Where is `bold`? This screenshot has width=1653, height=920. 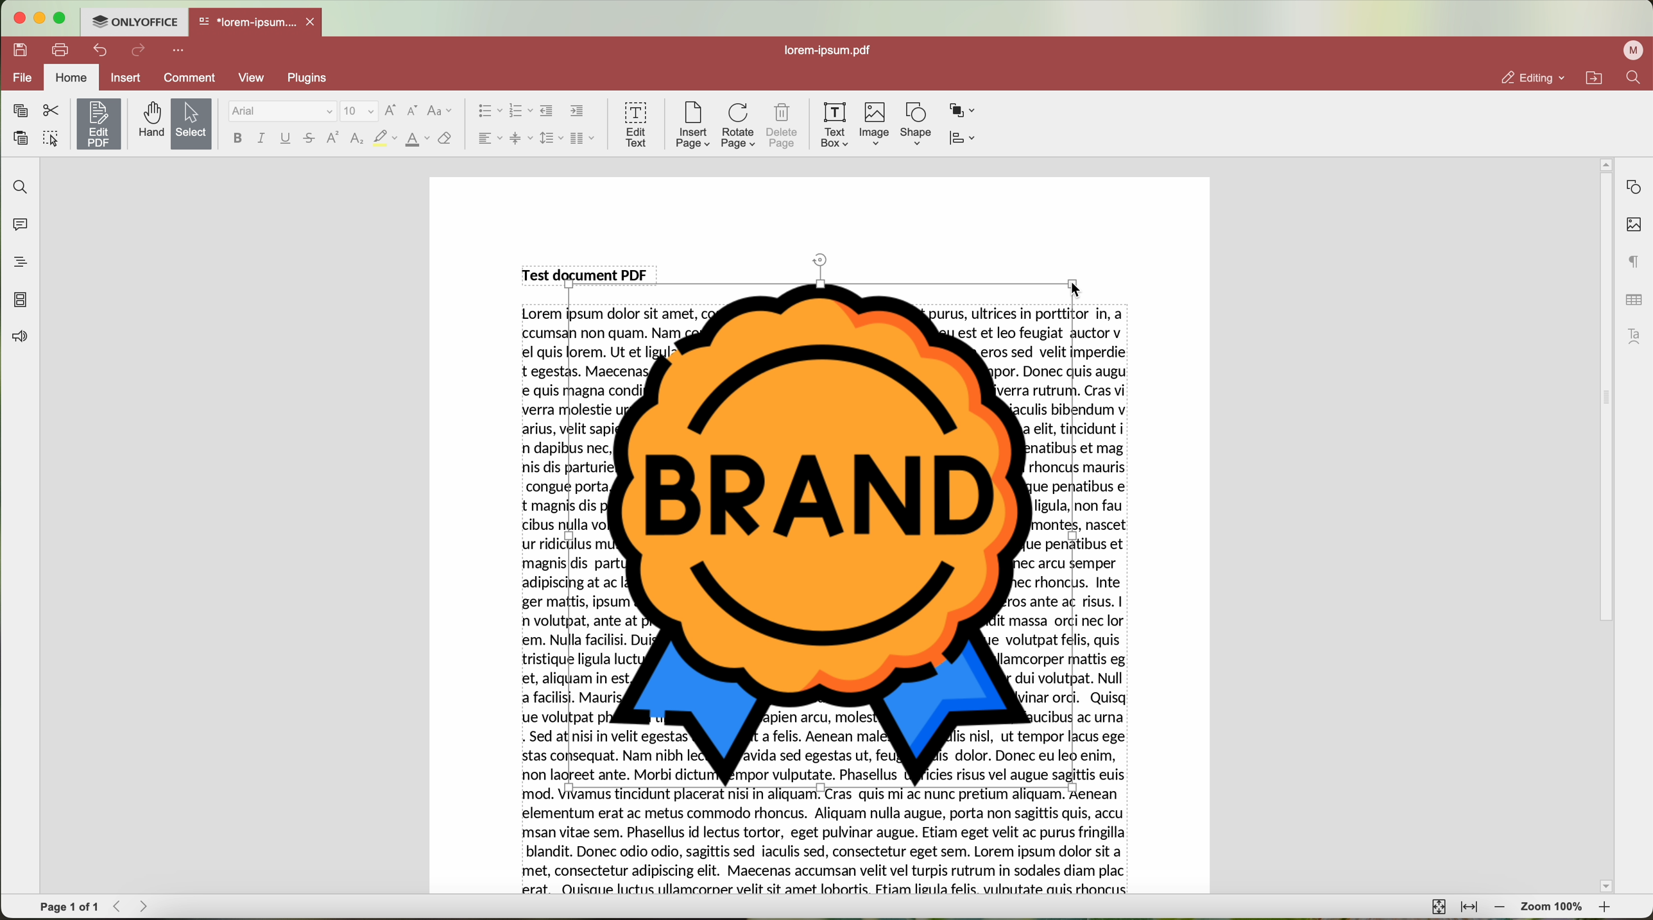 bold is located at coordinates (237, 138).